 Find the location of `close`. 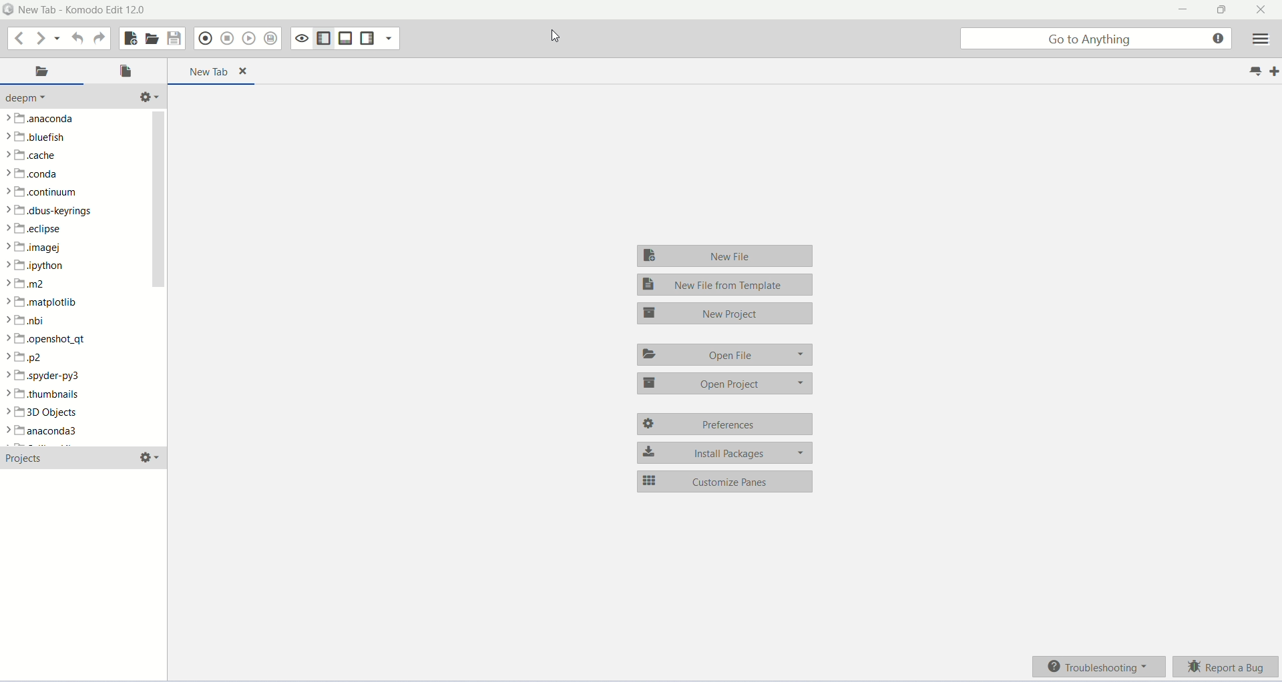

close is located at coordinates (1263, 10).